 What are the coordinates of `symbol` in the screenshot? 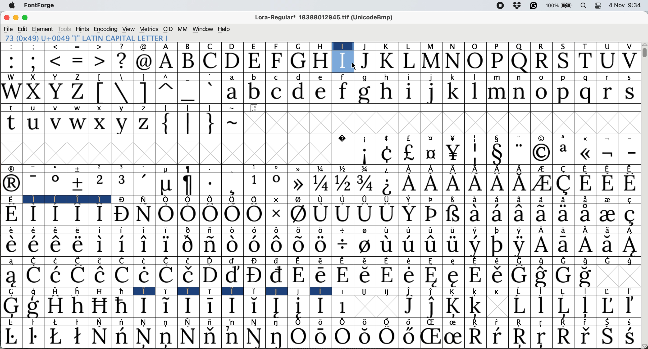 It's located at (409, 168).